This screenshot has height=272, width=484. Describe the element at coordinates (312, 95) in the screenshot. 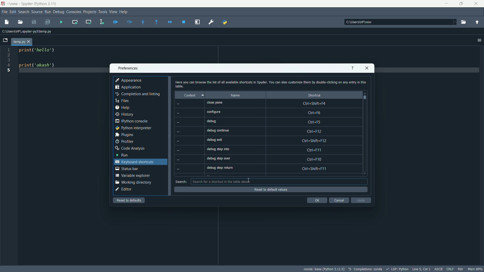

I see `shortcut` at that location.